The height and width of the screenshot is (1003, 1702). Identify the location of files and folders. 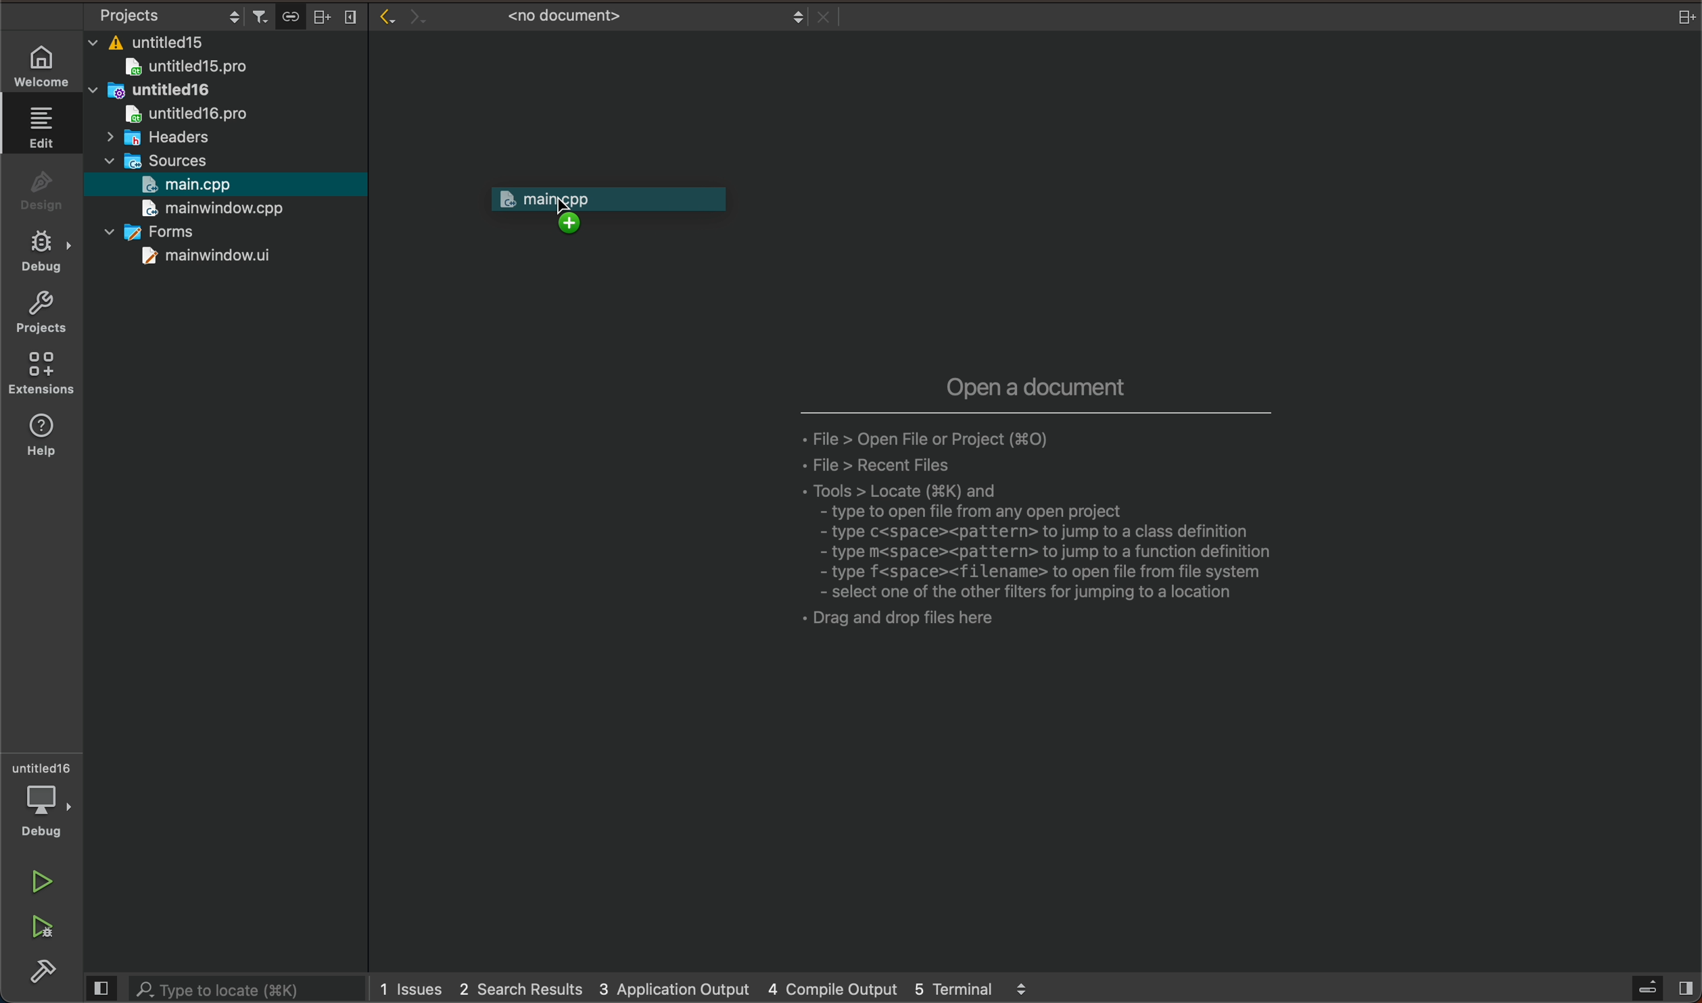
(223, 45).